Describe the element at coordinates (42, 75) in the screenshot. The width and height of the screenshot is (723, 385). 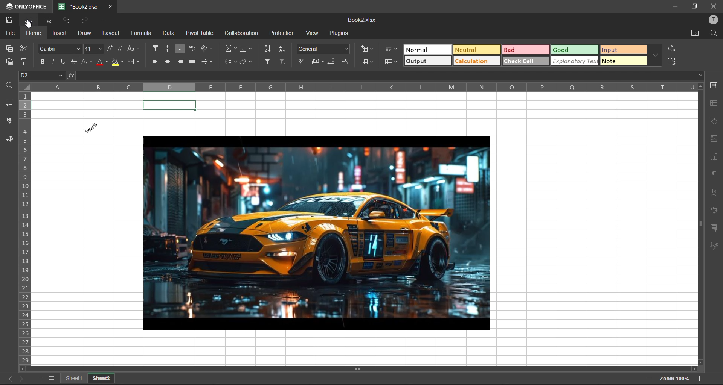
I see `cell address` at that location.